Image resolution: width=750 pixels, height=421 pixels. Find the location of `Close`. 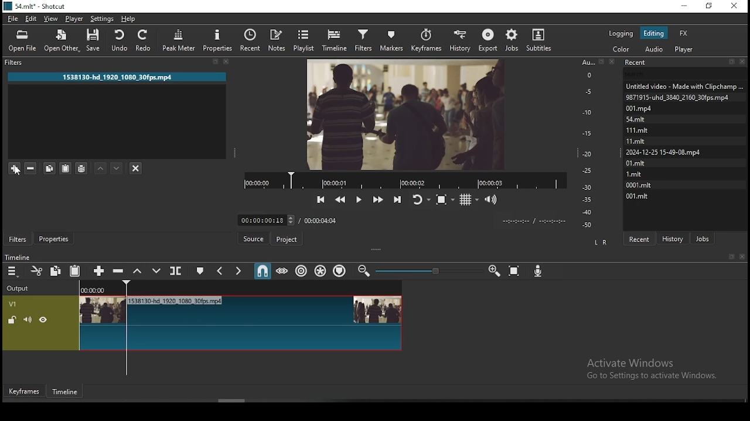

Close is located at coordinates (744, 257).